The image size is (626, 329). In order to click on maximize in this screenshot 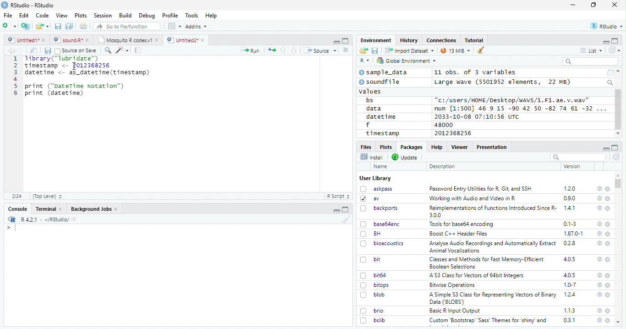, I will do `click(593, 5)`.